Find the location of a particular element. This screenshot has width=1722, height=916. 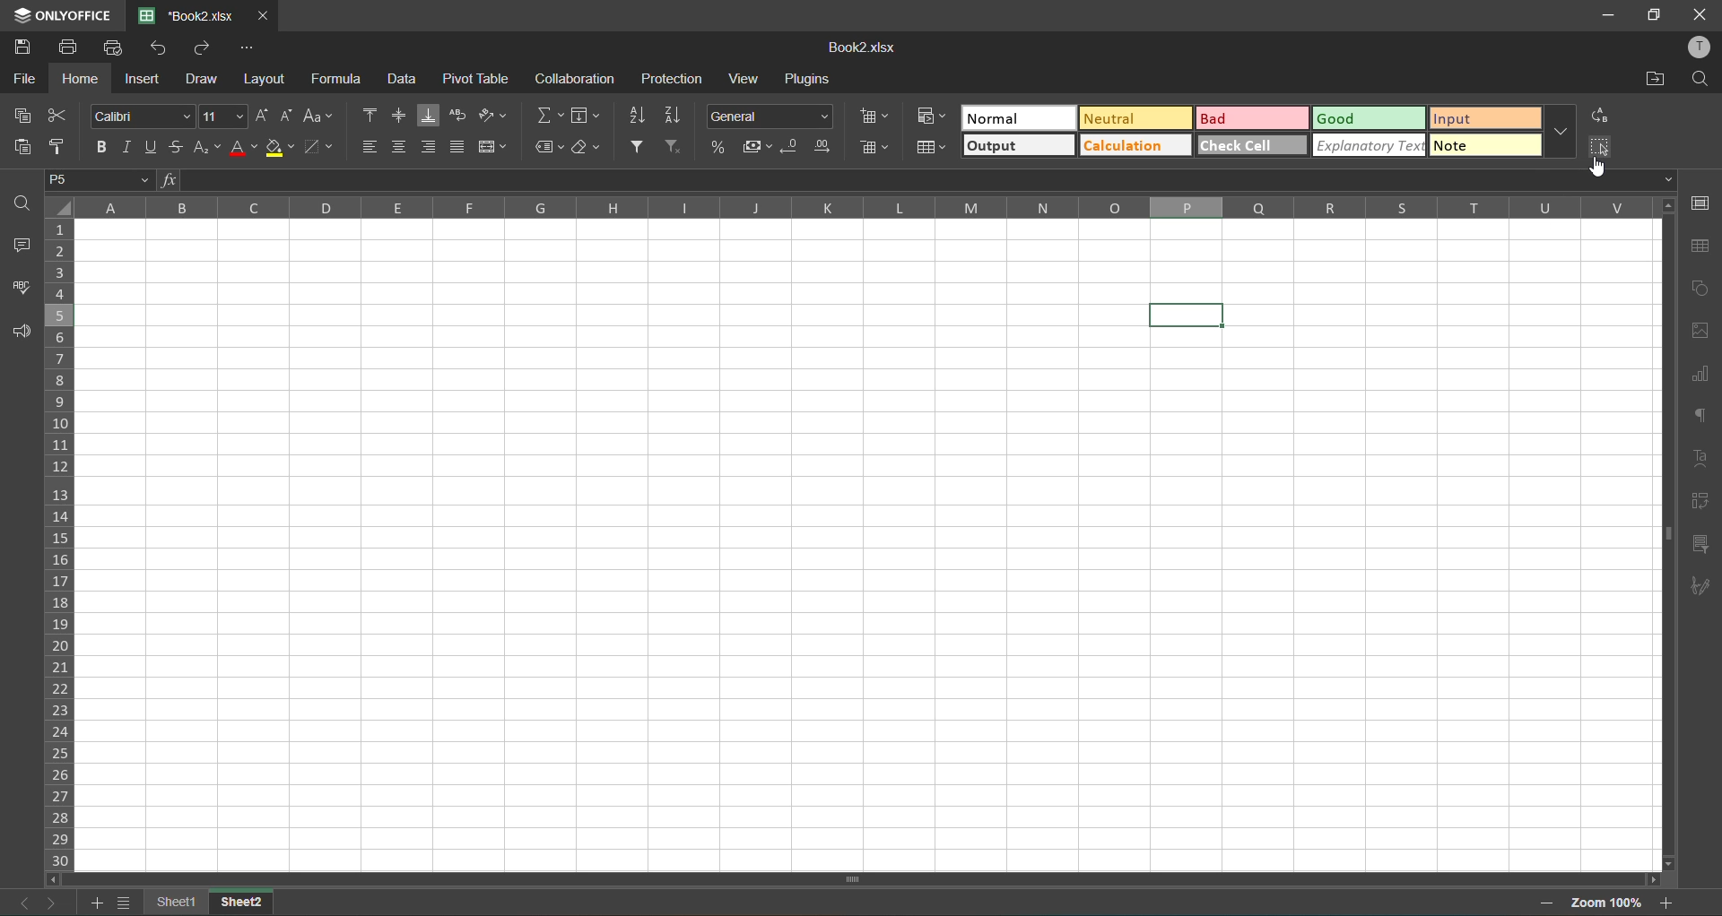

undo is located at coordinates (163, 51).